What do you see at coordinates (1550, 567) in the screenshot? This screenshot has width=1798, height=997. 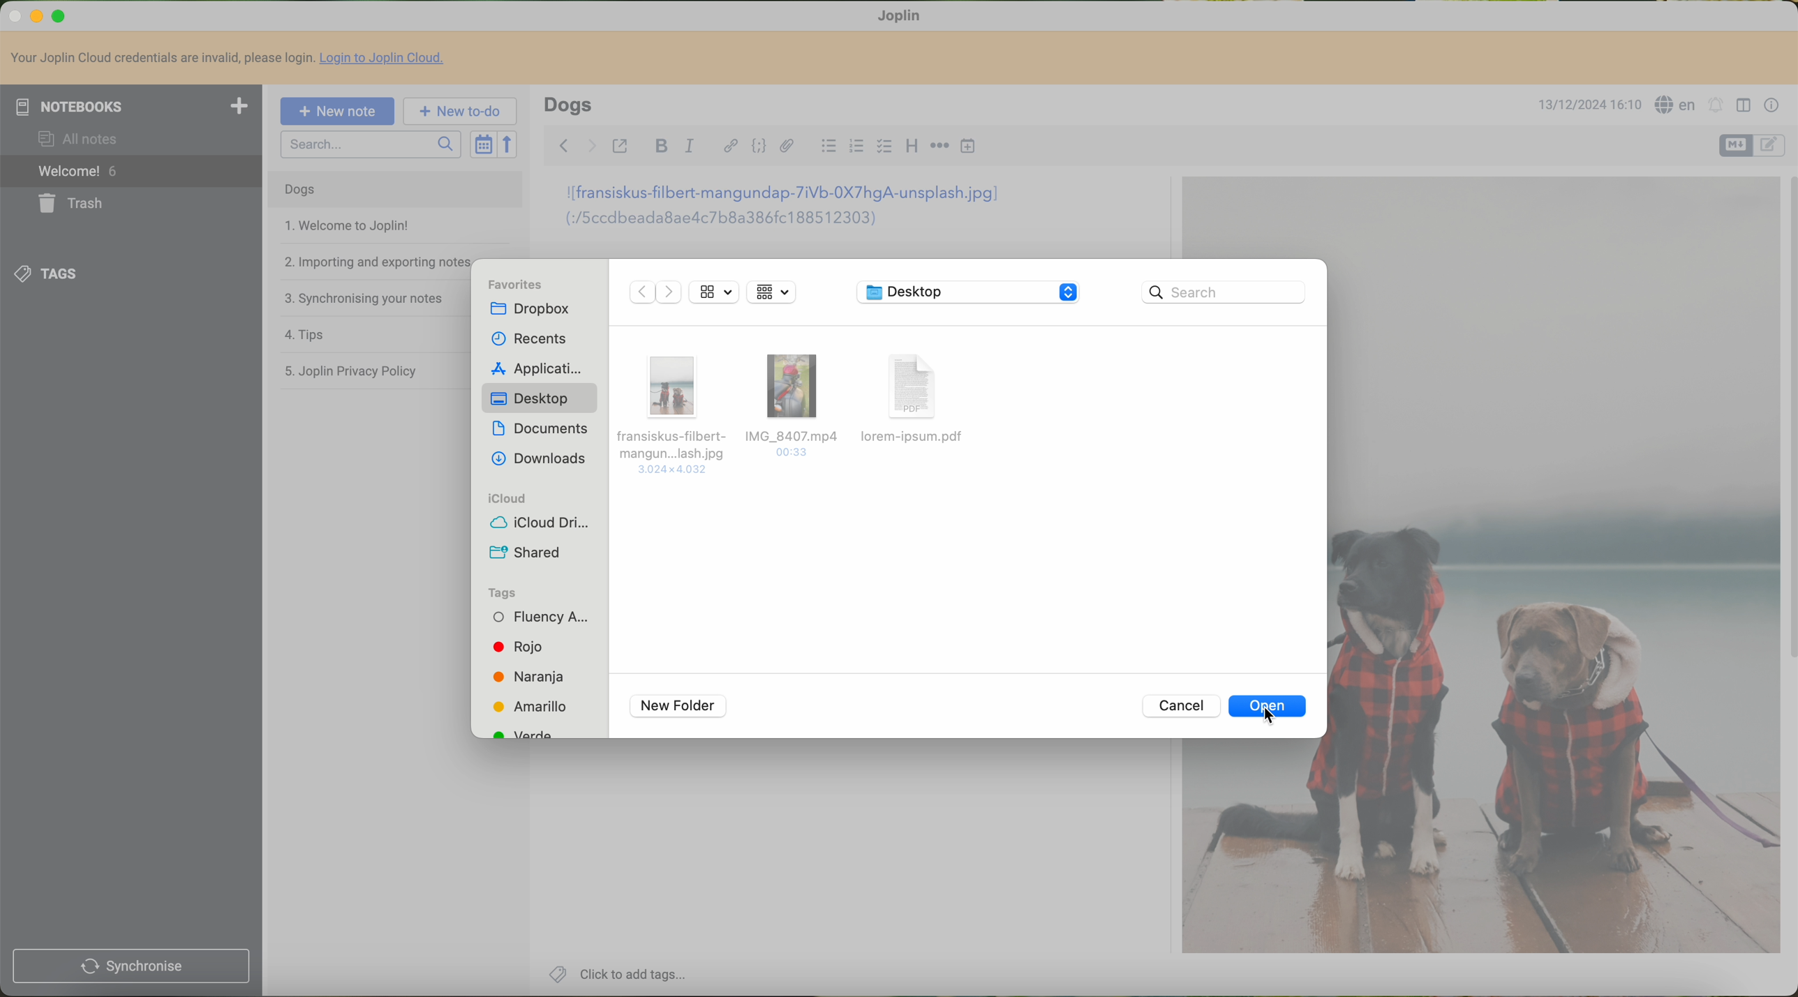 I see `dogs image` at bounding box center [1550, 567].